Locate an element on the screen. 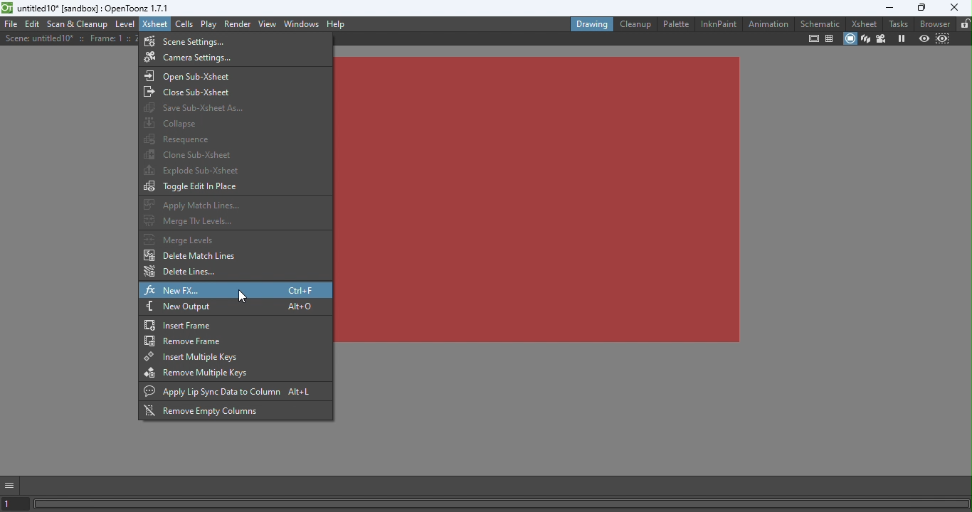  View is located at coordinates (269, 23).